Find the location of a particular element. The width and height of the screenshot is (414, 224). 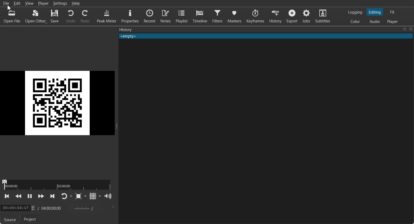

Drop down box is located at coordinates (86, 196).